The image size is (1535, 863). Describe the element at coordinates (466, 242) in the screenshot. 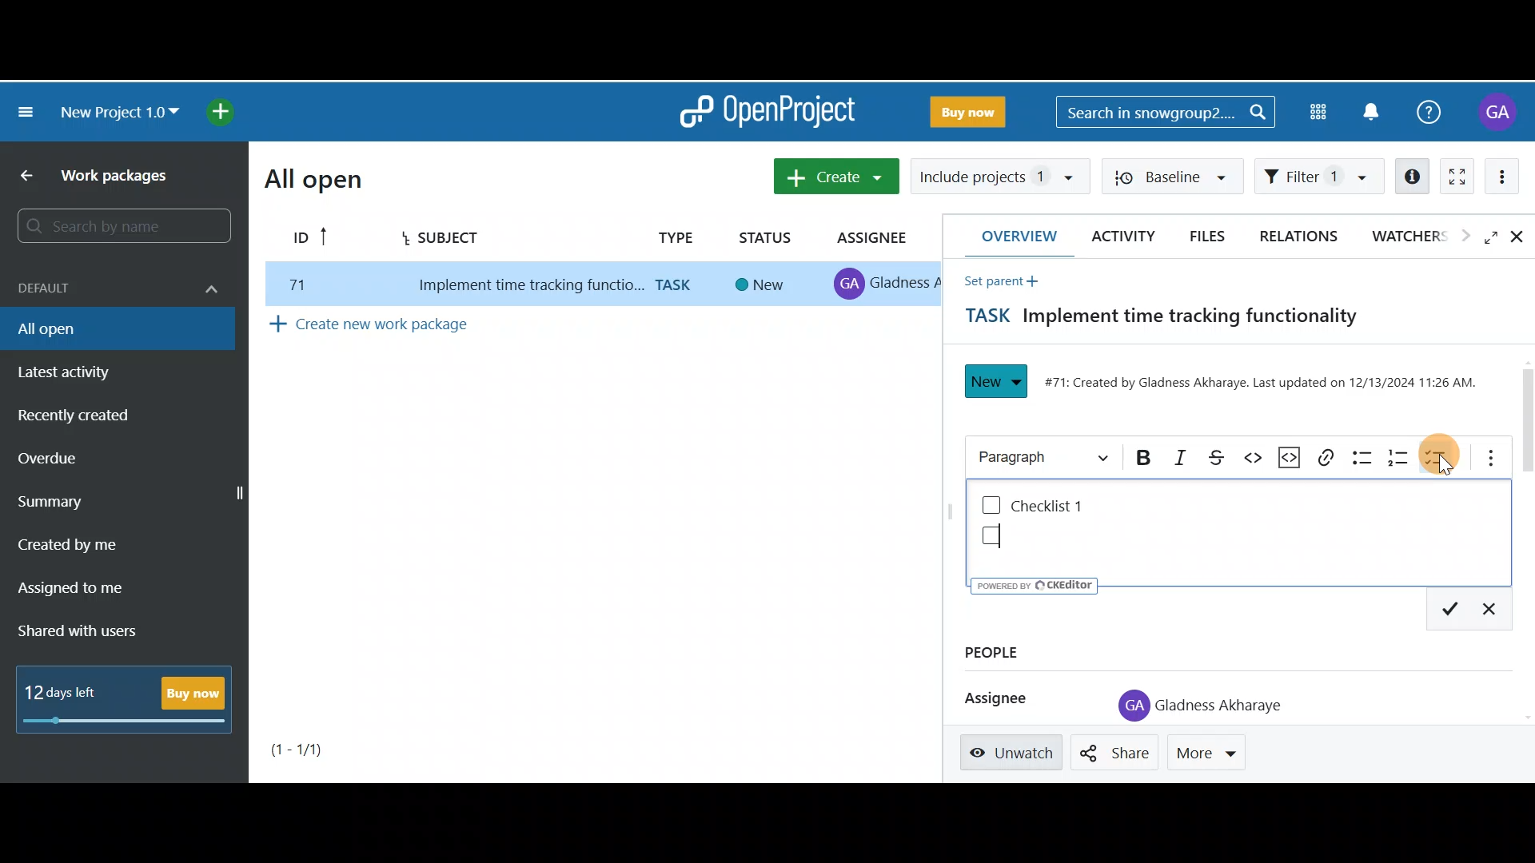

I see `Subject` at that location.